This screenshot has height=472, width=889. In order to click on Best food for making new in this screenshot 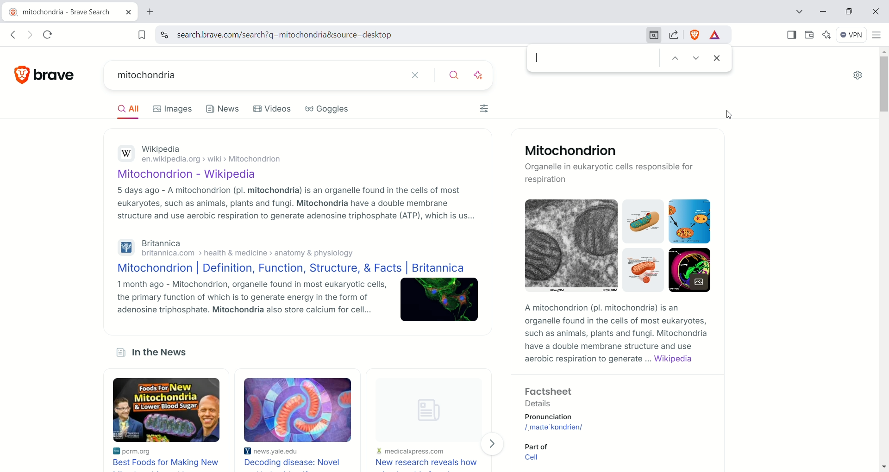, I will do `click(170, 463)`.